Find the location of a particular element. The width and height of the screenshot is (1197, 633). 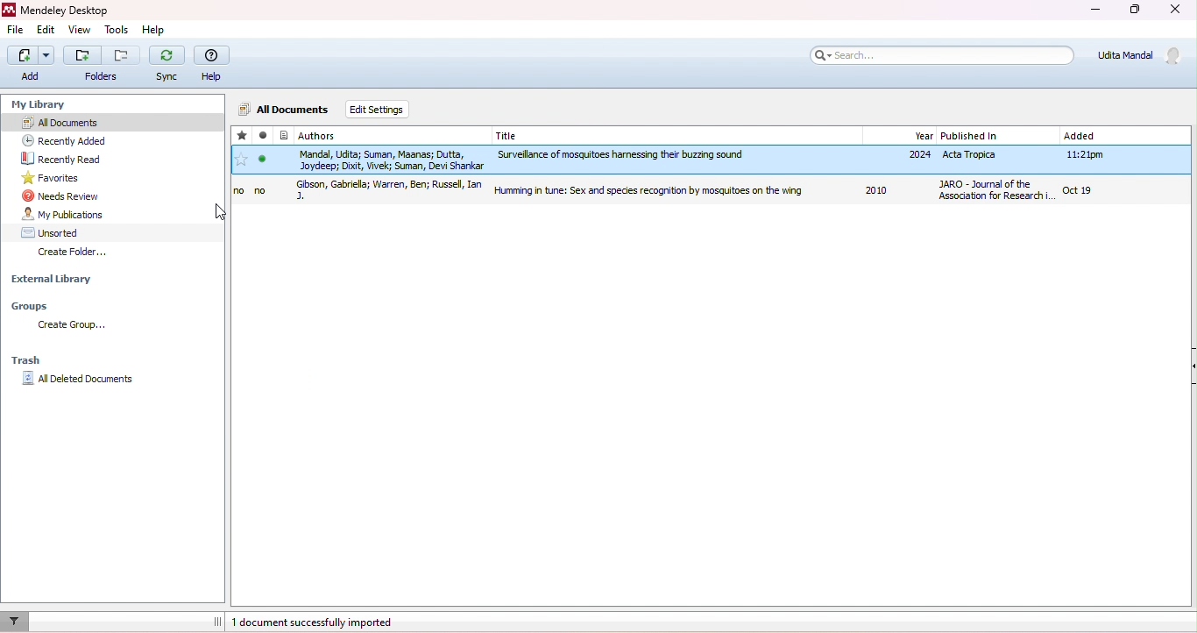

no is located at coordinates (239, 191).